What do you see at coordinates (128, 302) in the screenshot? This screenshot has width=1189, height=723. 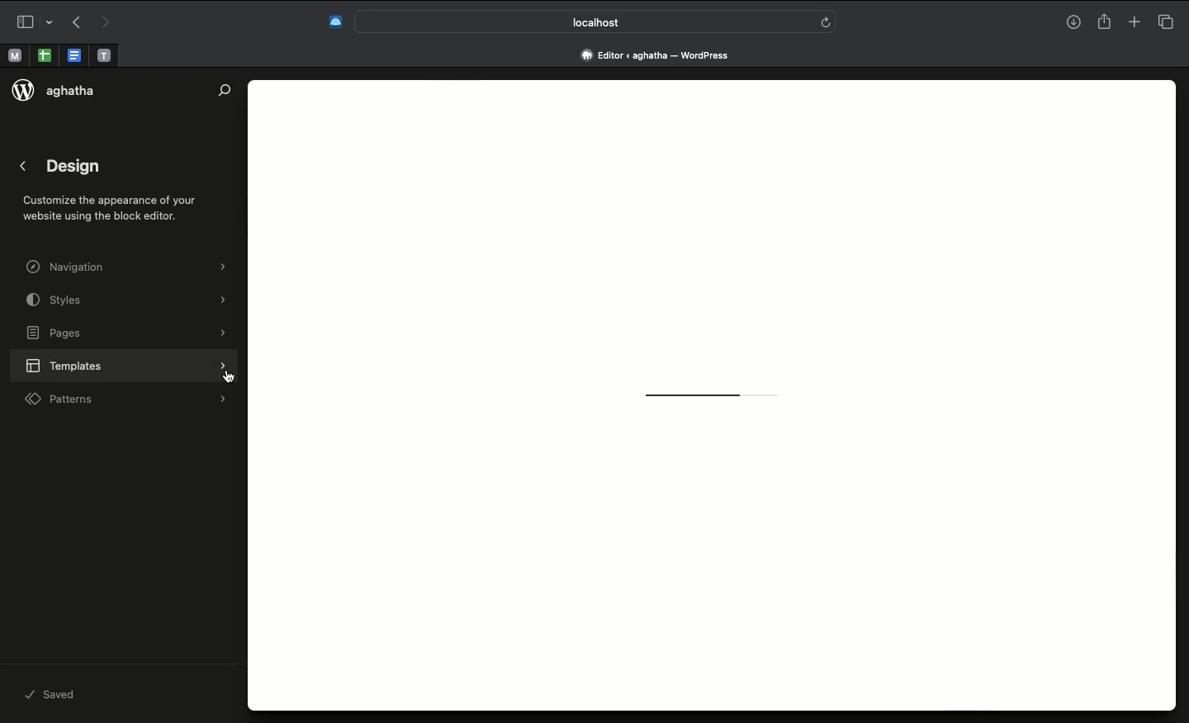 I see `Styles` at bounding box center [128, 302].